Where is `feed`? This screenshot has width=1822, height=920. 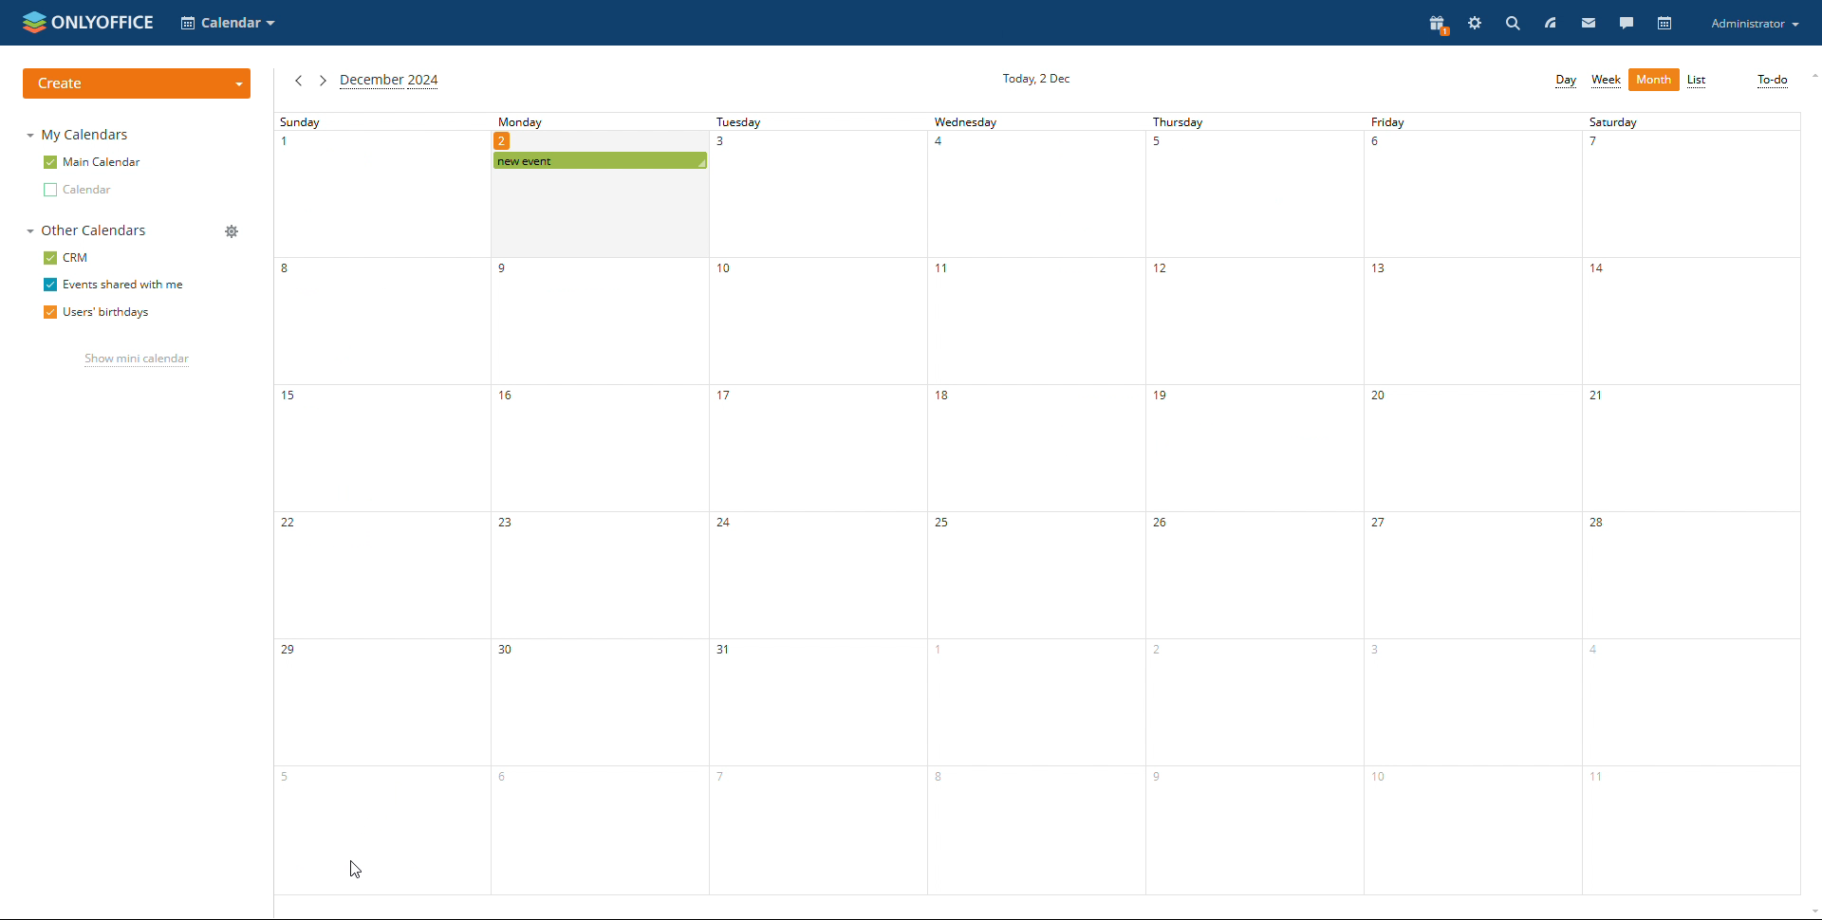
feed is located at coordinates (1551, 25).